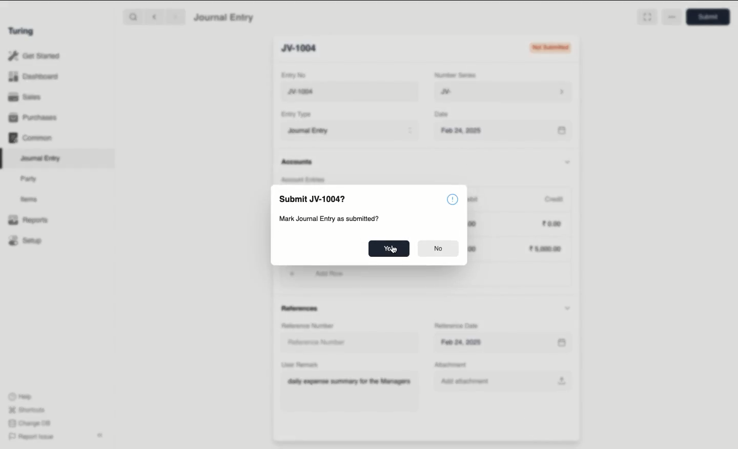 This screenshot has height=449, width=738. I want to click on Items, so click(29, 199).